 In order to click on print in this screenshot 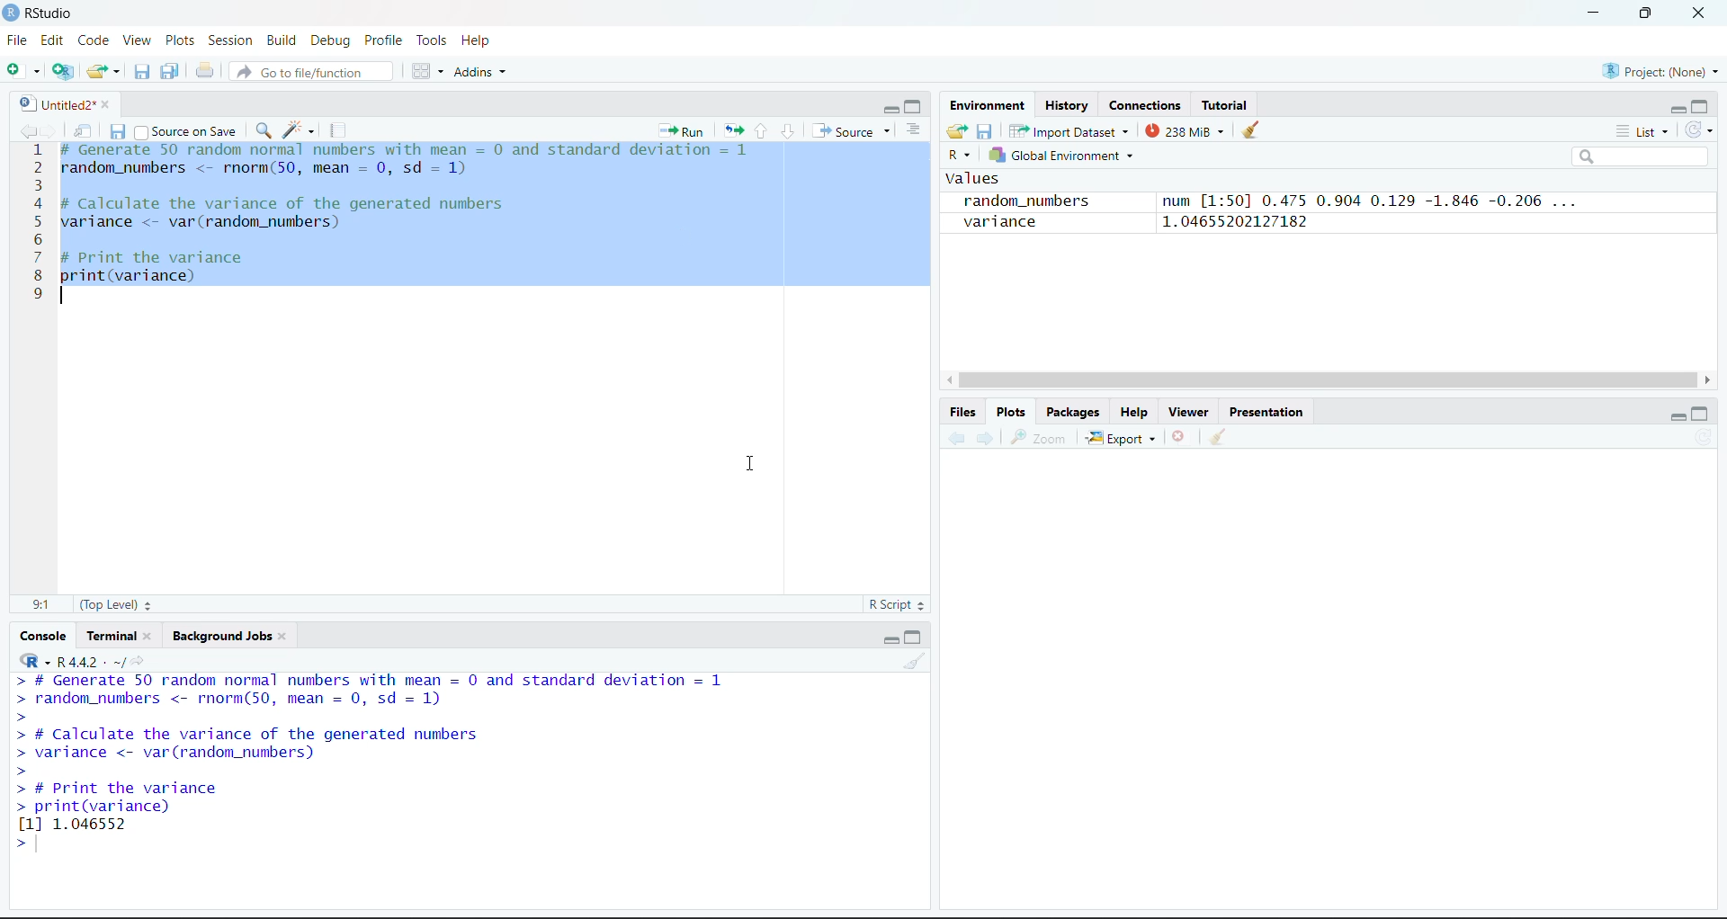, I will do `click(205, 70)`.